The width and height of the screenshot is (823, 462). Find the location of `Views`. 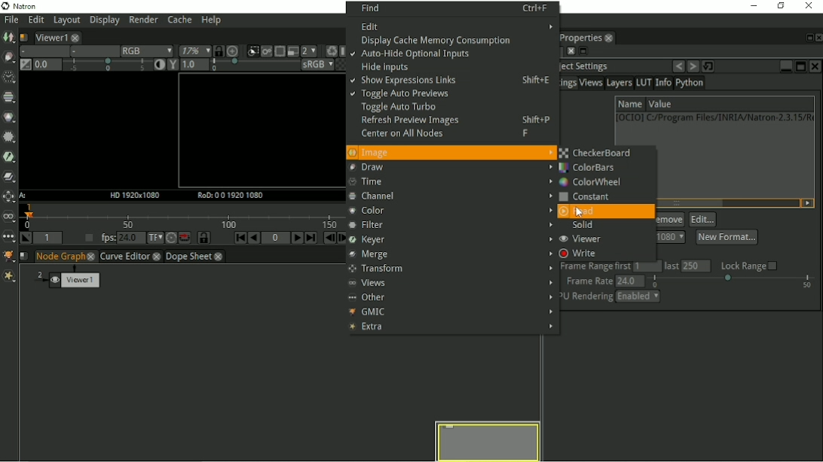

Views is located at coordinates (592, 84).